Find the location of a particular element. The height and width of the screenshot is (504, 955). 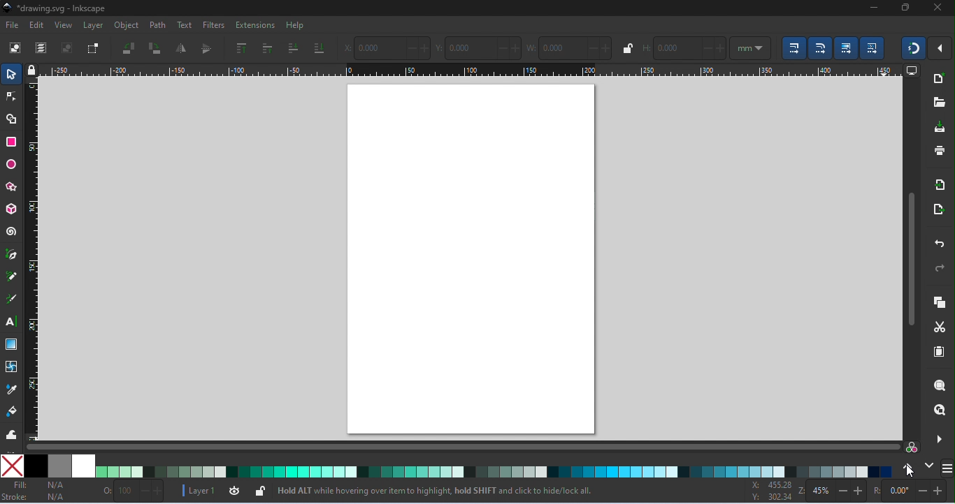

shape builder is located at coordinates (11, 119).